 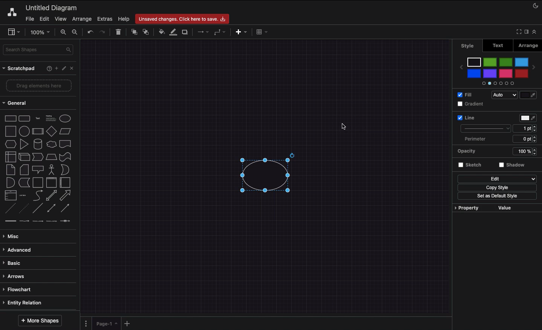 I want to click on Arrange, so click(x=529, y=45).